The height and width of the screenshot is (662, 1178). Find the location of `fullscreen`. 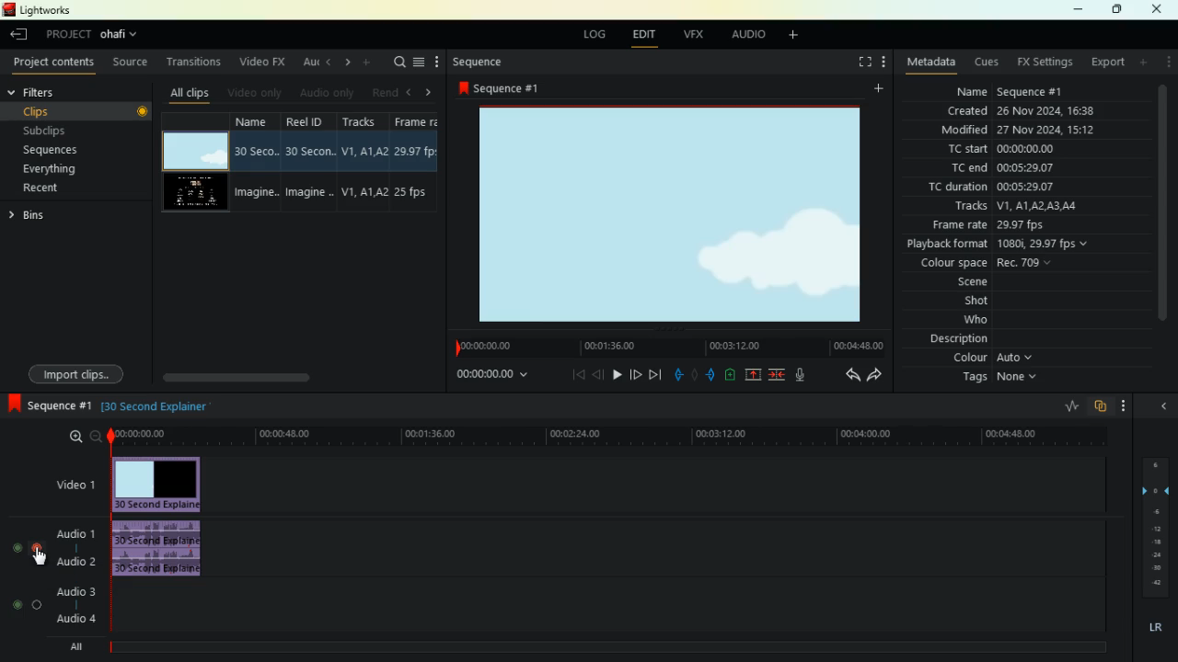

fullscreen is located at coordinates (856, 61).